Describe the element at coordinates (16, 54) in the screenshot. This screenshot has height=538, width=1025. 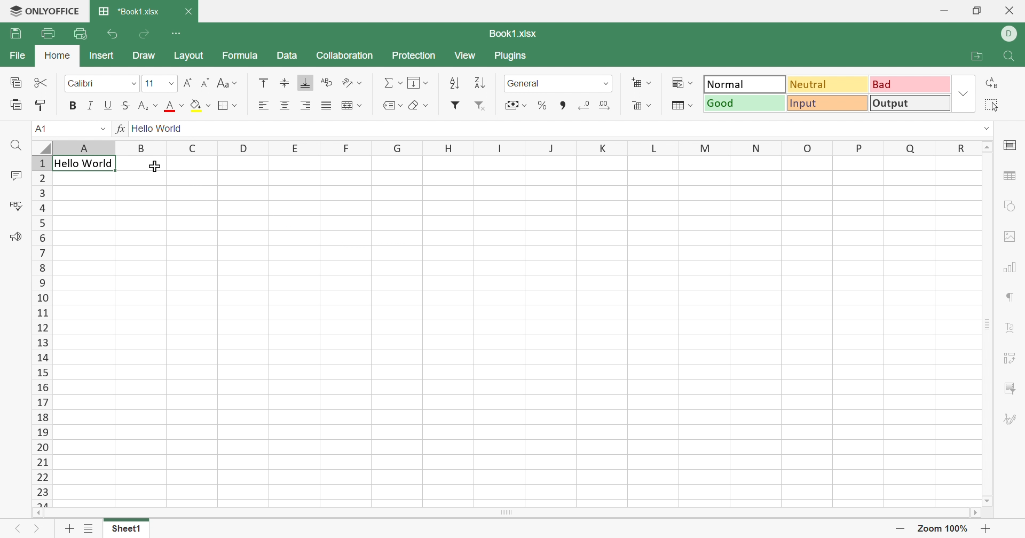
I see `File` at that location.